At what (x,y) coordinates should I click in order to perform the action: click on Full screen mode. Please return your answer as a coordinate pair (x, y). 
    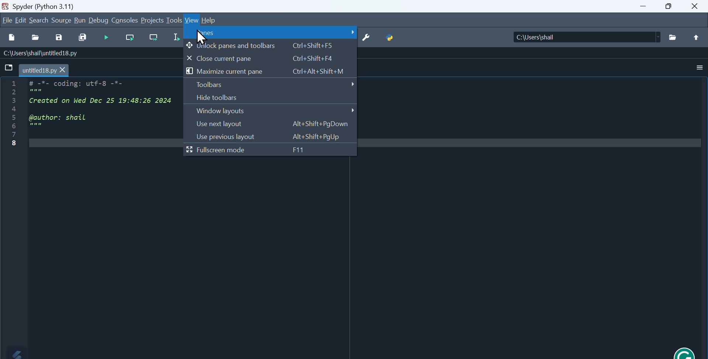
    Looking at the image, I should click on (247, 151).